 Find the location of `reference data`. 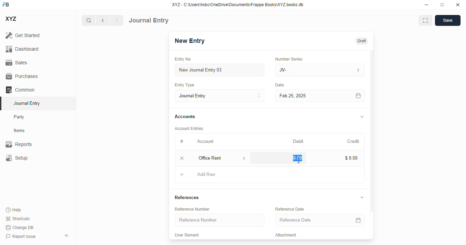

reference data is located at coordinates (290, 209).